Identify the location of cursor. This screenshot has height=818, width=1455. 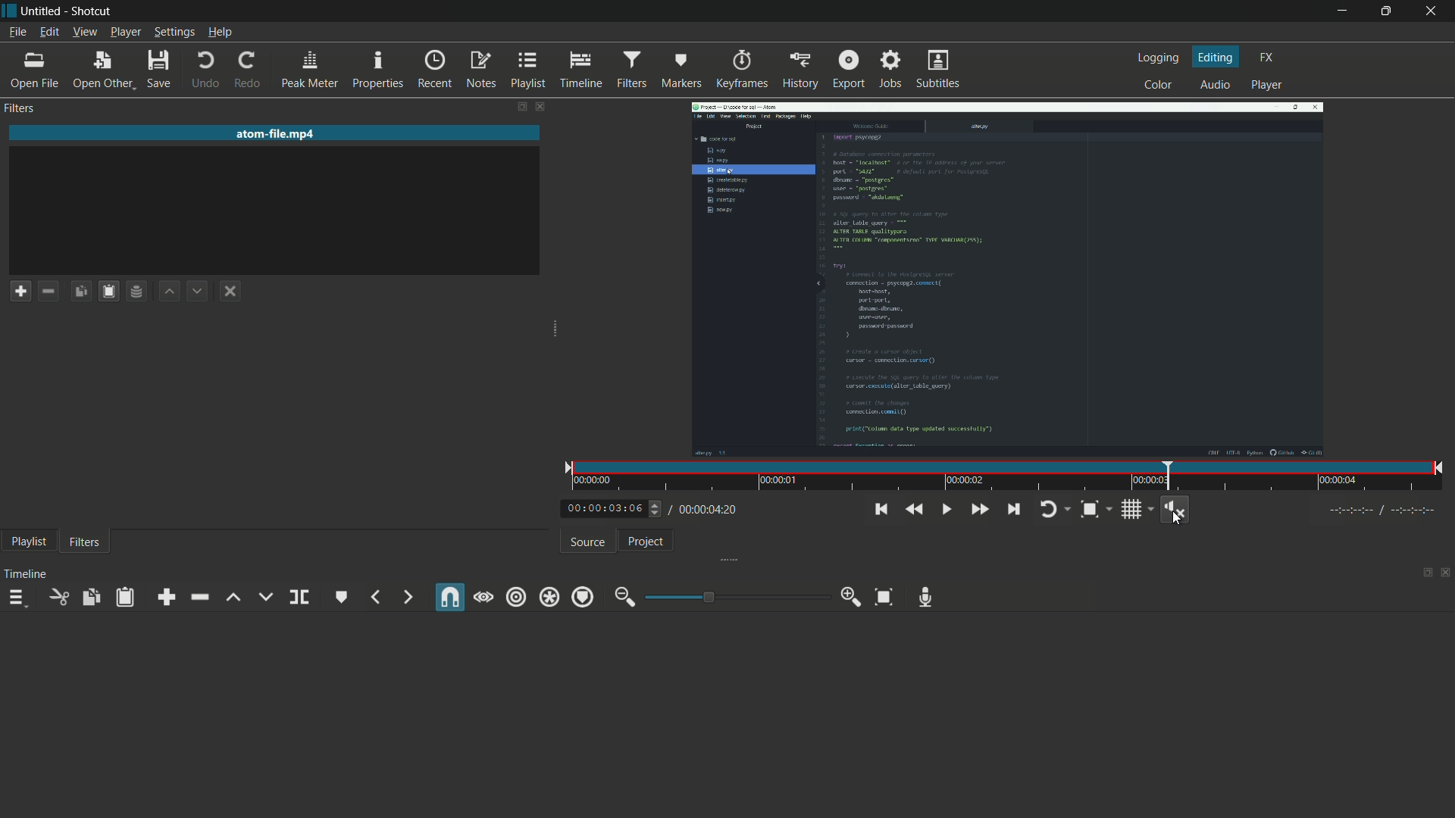
(1176, 519).